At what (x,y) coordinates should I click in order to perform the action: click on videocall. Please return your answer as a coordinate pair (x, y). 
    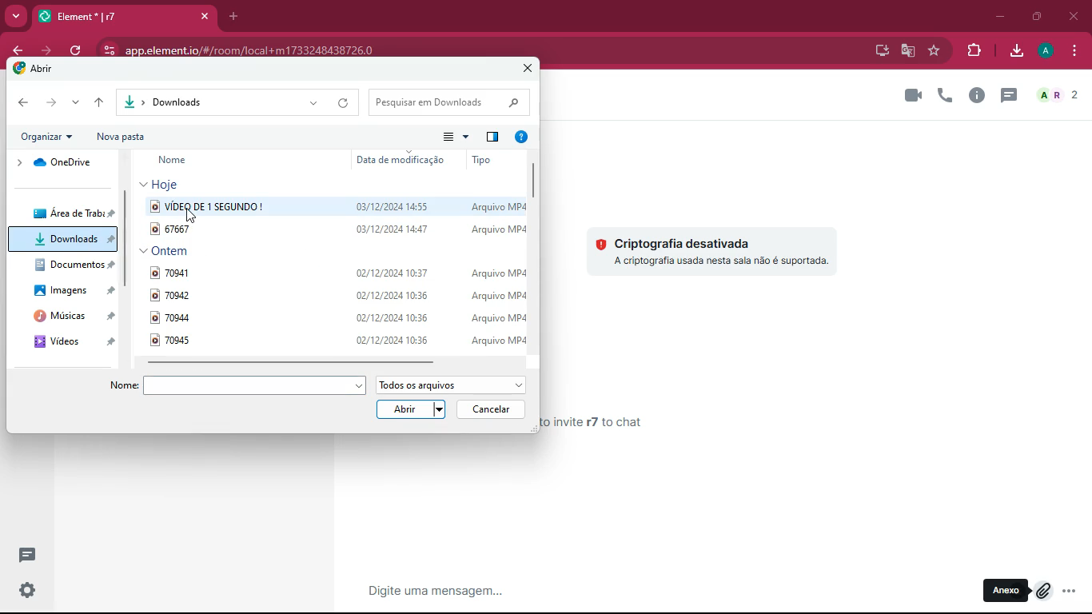
    Looking at the image, I should click on (913, 94).